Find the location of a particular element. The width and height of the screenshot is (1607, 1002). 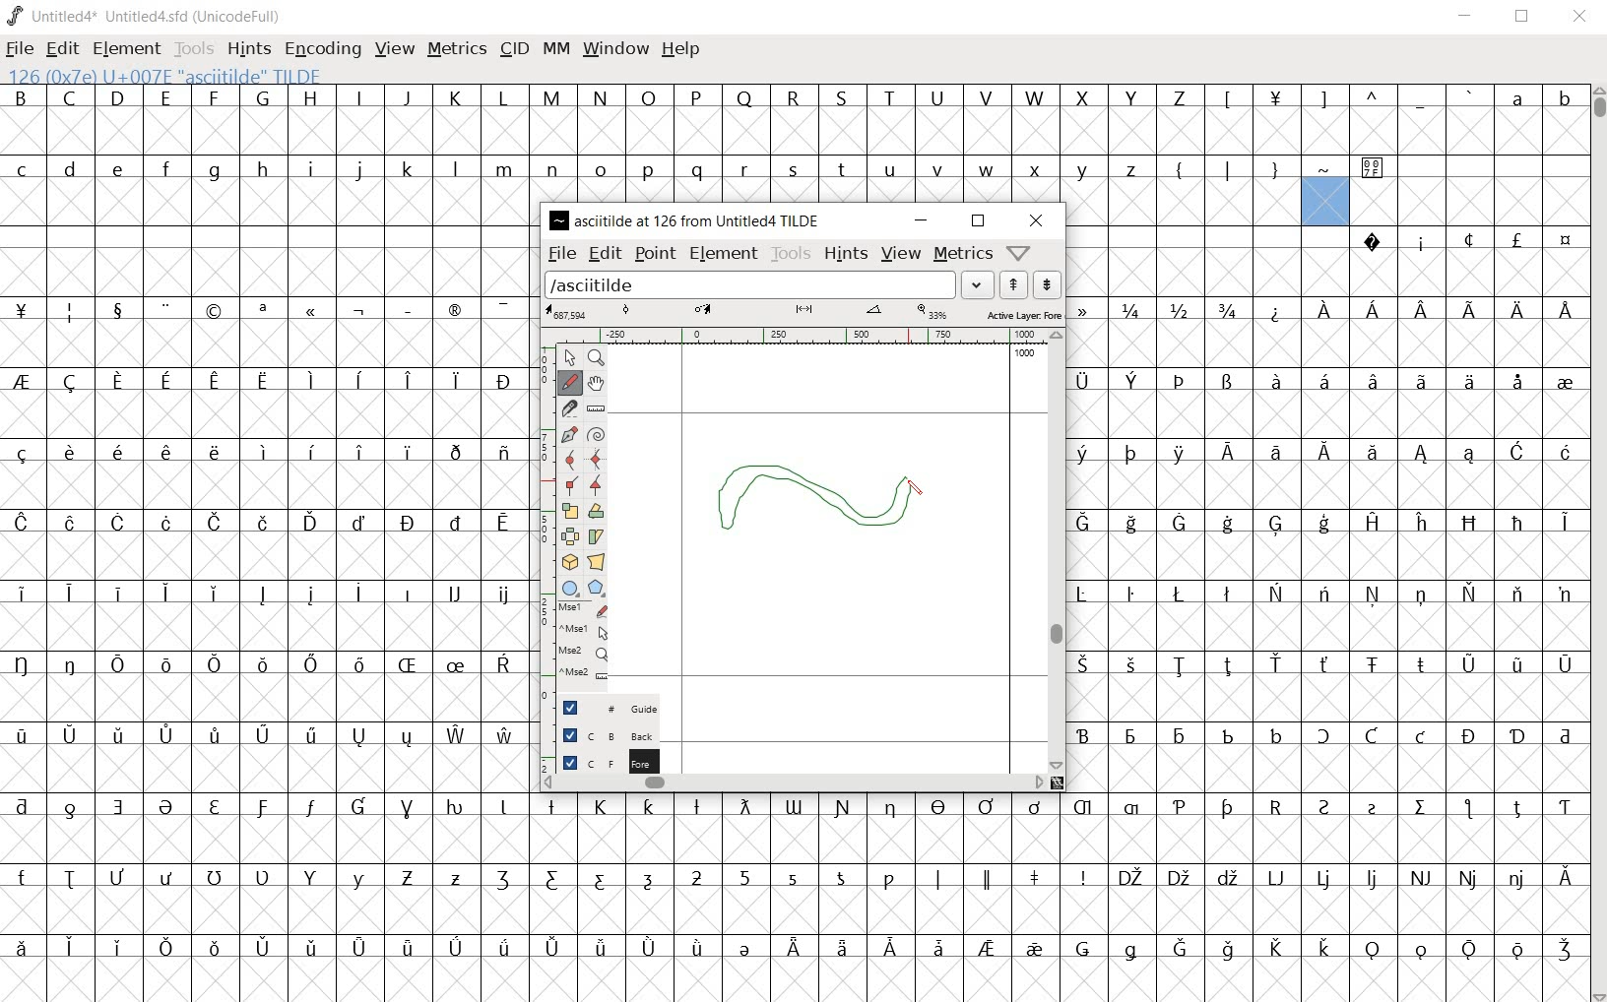

load word list is located at coordinates (768, 283).